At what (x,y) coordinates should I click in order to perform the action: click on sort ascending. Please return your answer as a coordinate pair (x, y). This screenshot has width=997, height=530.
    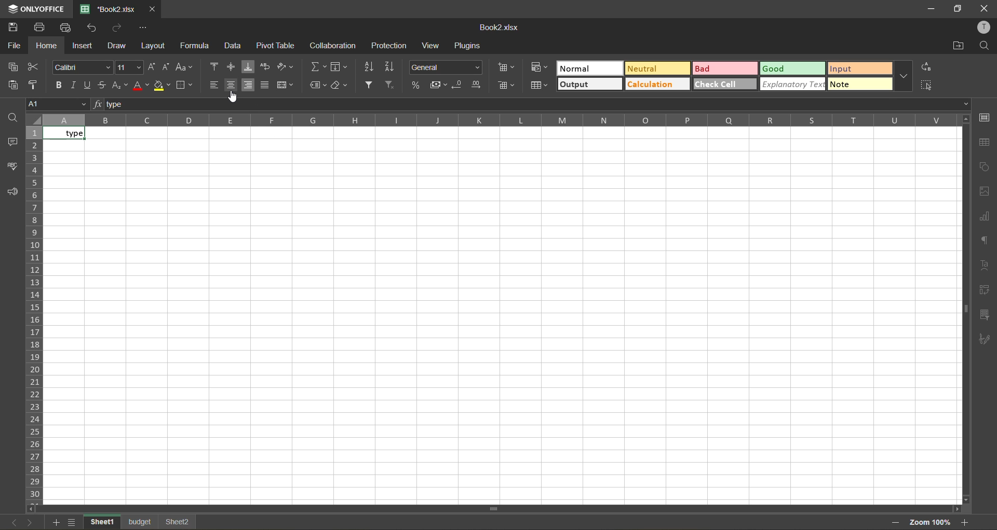
    Looking at the image, I should click on (371, 67).